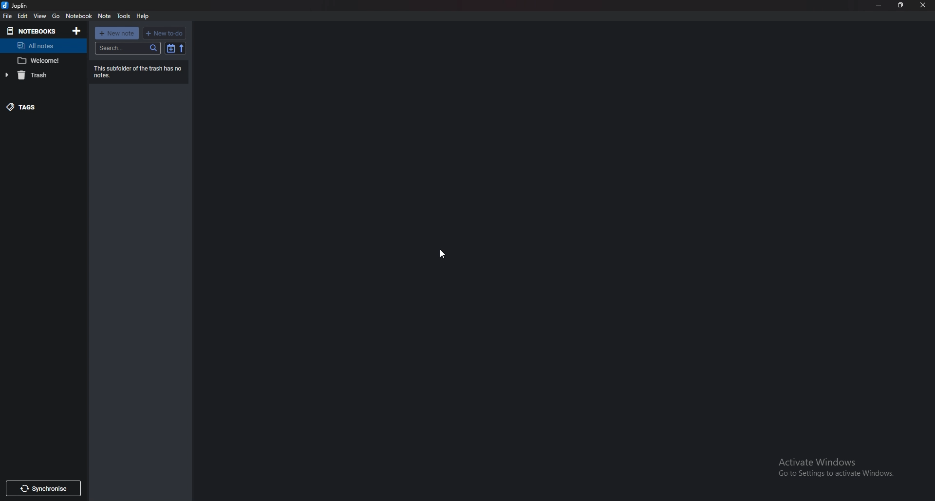  Describe the element at coordinates (40, 46) in the screenshot. I see `all notes` at that location.